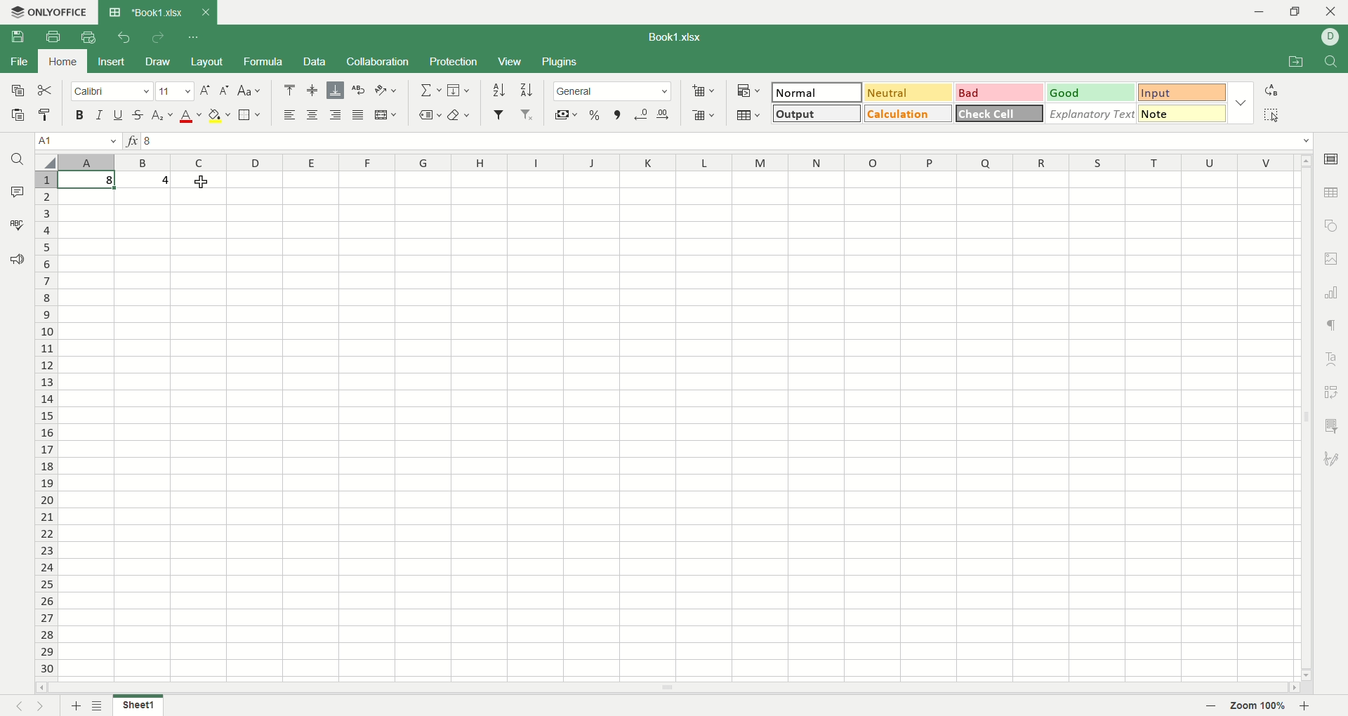 The image size is (1348, 716). What do you see at coordinates (510, 62) in the screenshot?
I see `view` at bounding box center [510, 62].